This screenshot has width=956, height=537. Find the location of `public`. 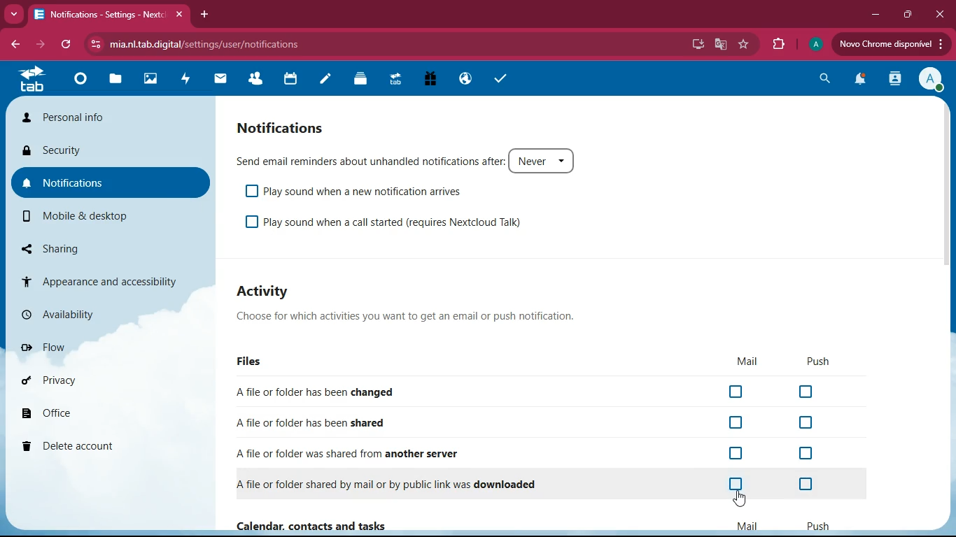

public is located at coordinates (463, 80).